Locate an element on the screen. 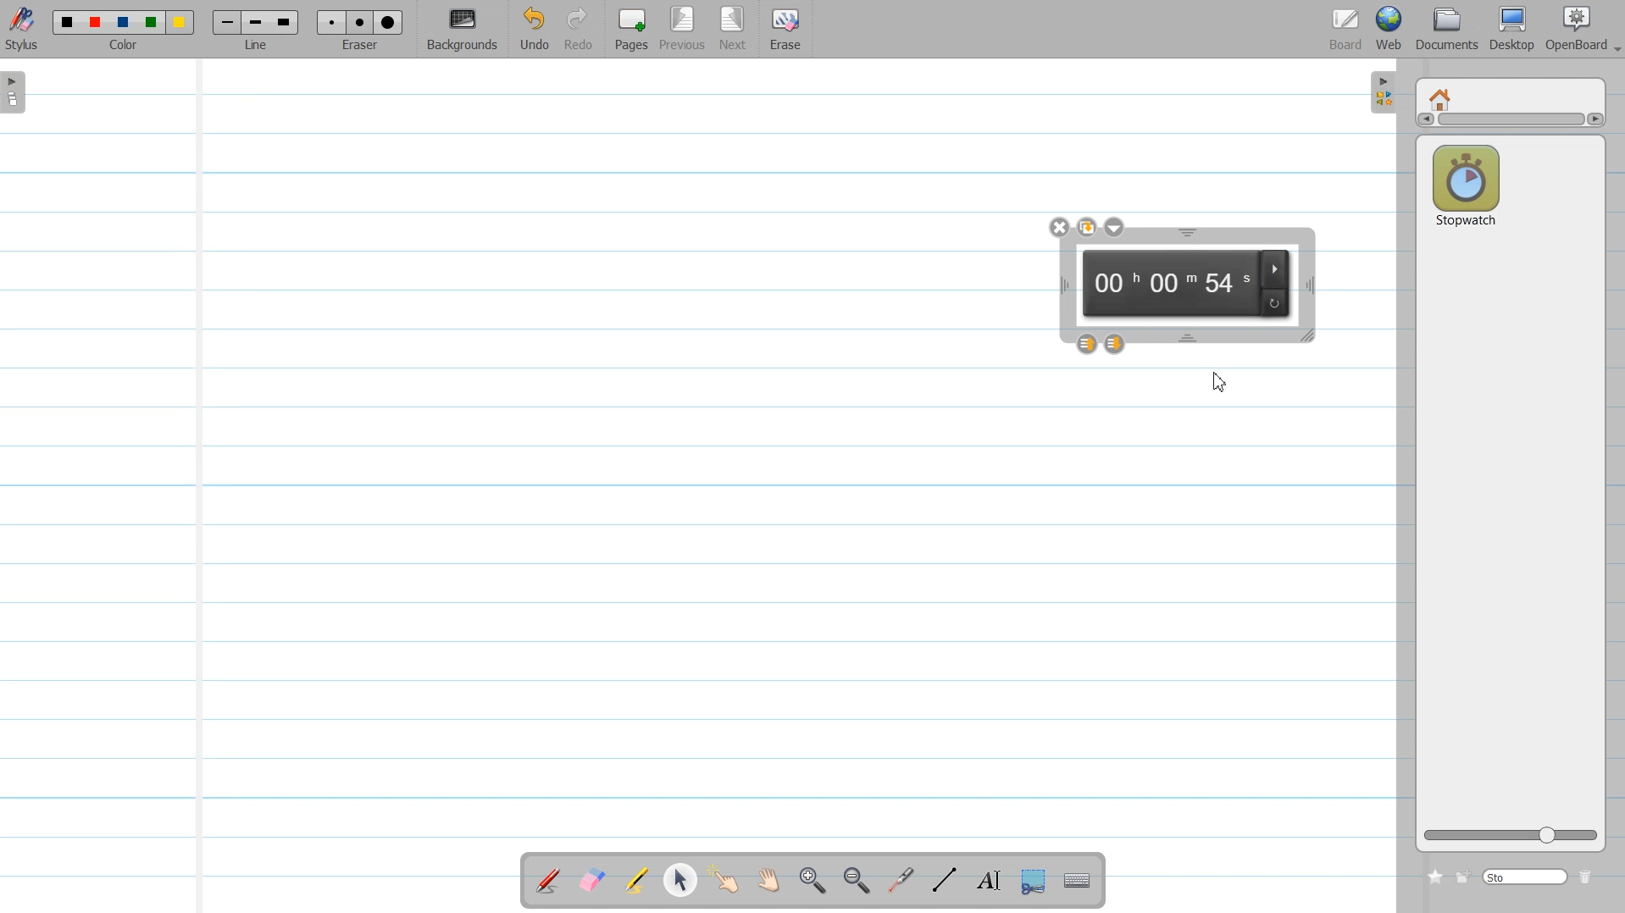  Time width adjustment window is located at coordinates (1309, 285).